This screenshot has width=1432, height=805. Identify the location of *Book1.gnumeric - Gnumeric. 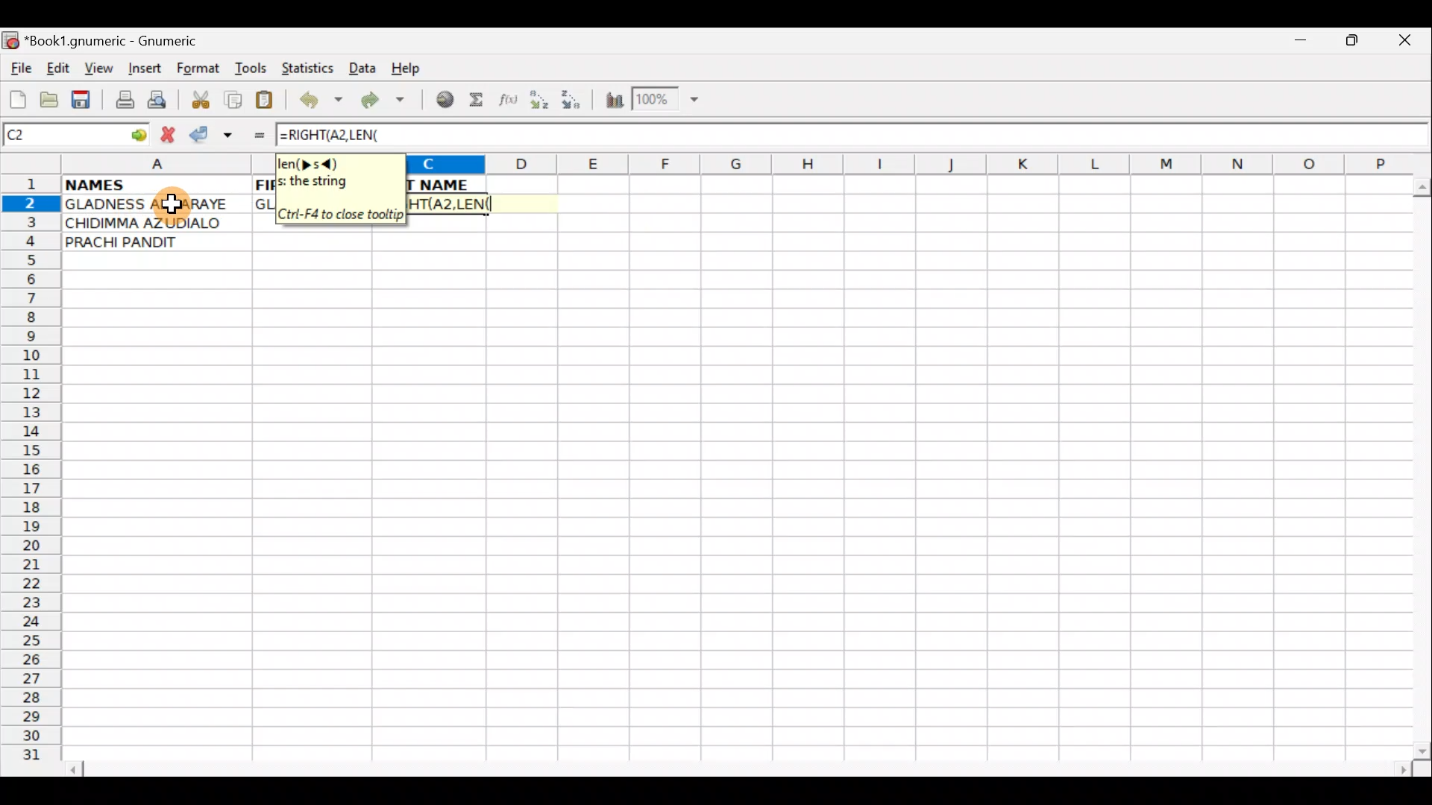
(125, 41).